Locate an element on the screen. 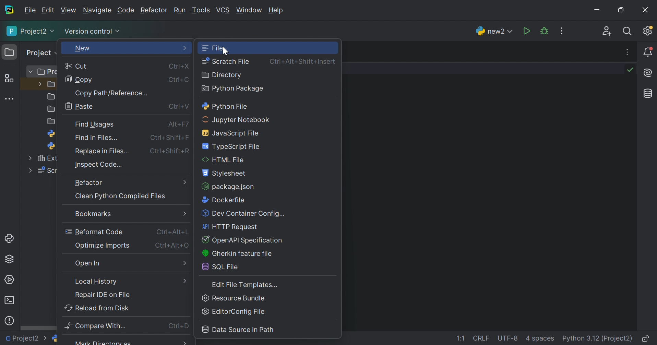 The height and width of the screenshot is (345, 657). Folder icon is located at coordinates (8, 51).